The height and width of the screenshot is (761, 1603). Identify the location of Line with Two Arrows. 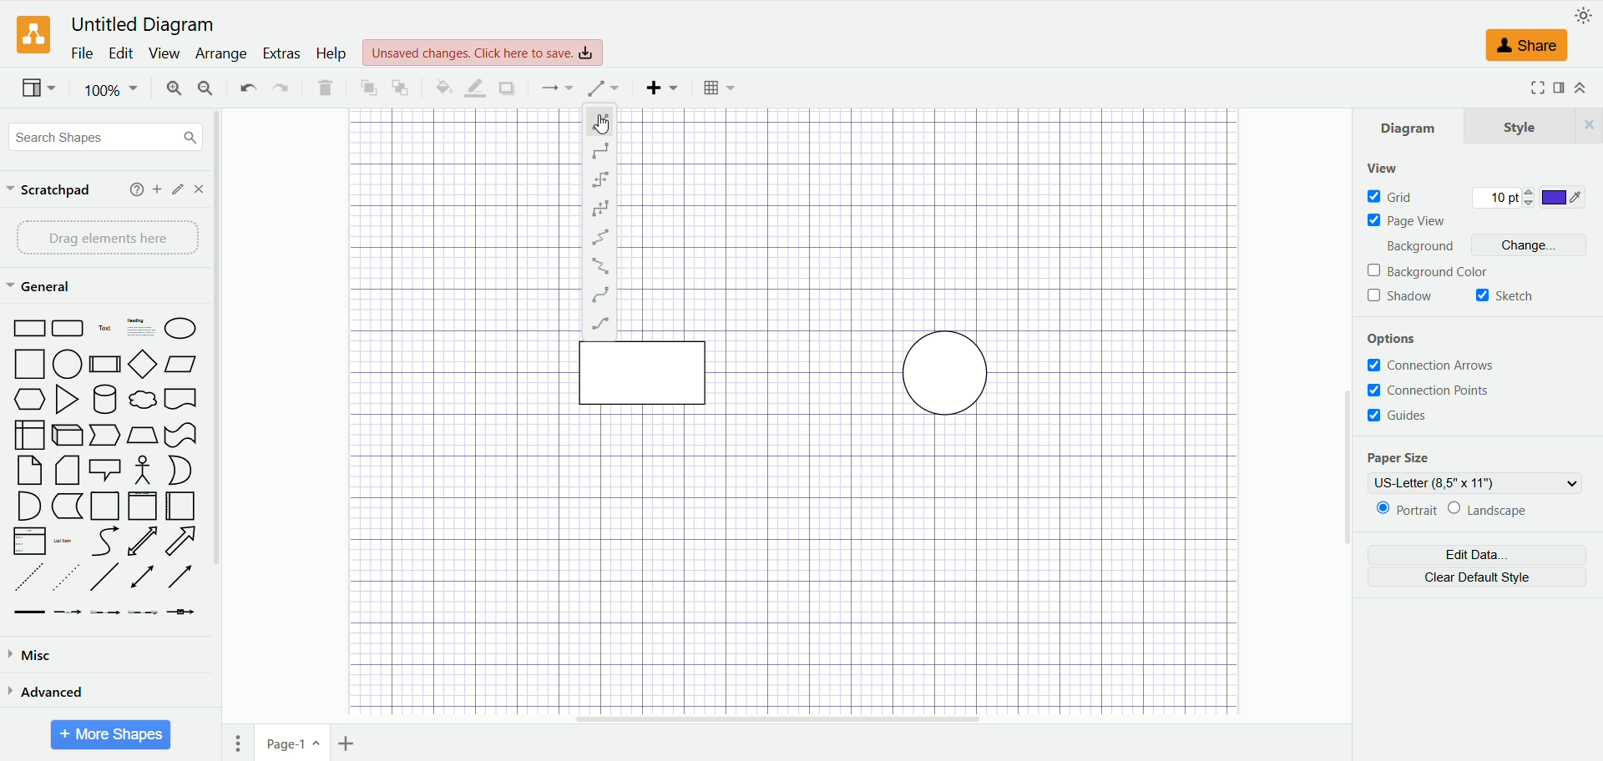
(145, 577).